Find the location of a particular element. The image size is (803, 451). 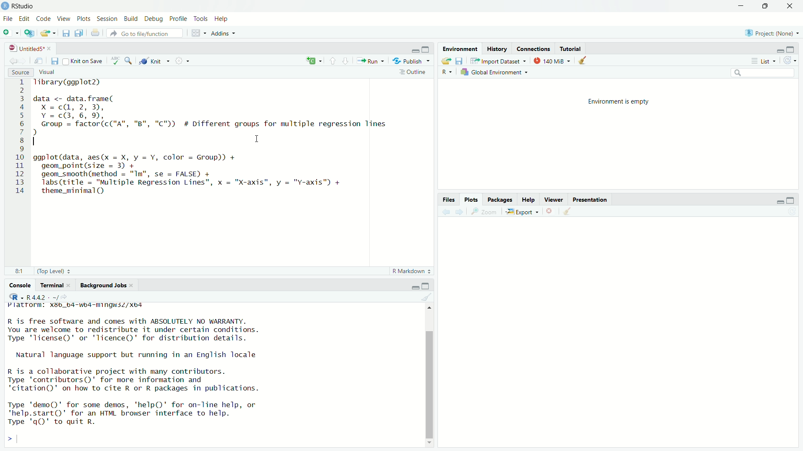

List is located at coordinates (762, 60).